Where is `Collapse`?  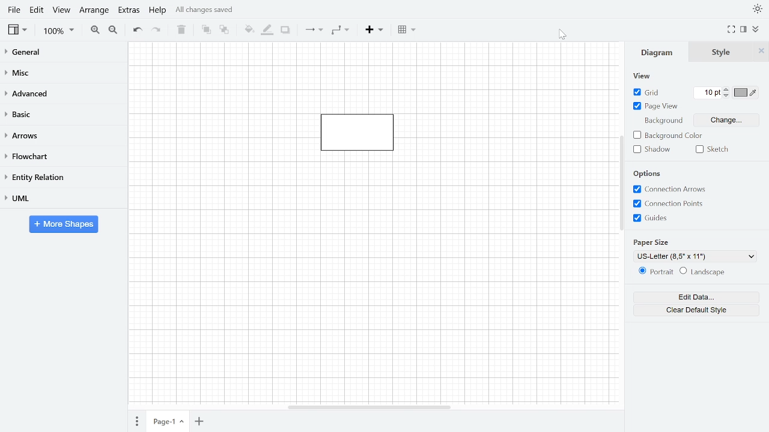 Collapse is located at coordinates (756, 29).